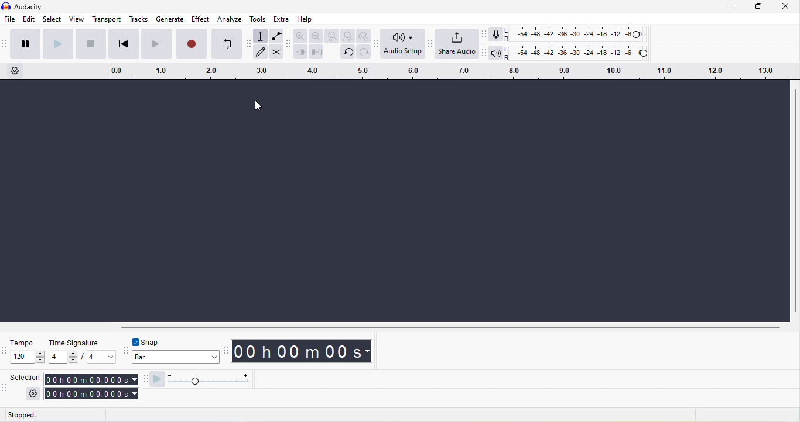 Image resolution: width=800 pixels, height=422 pixels. I want to click on record meter, so click(497, 34).